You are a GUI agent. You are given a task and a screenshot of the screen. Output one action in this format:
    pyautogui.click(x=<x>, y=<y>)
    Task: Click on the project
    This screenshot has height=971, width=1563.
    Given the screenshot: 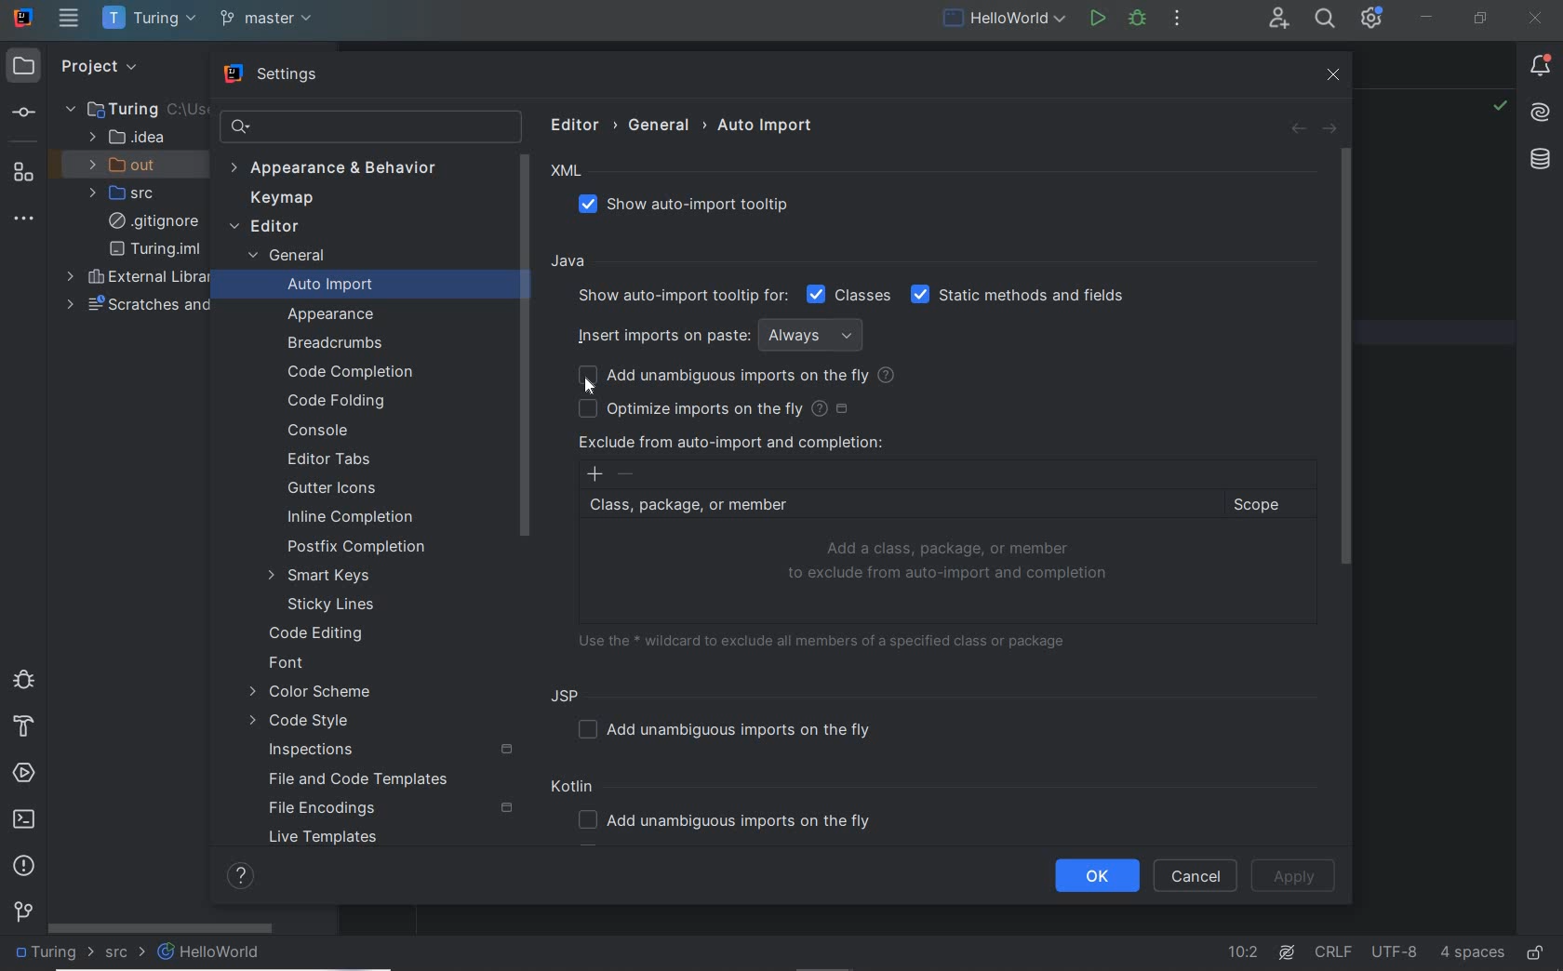 What is the action you would take?
    pyautogui.click(x=95, y=65)
    